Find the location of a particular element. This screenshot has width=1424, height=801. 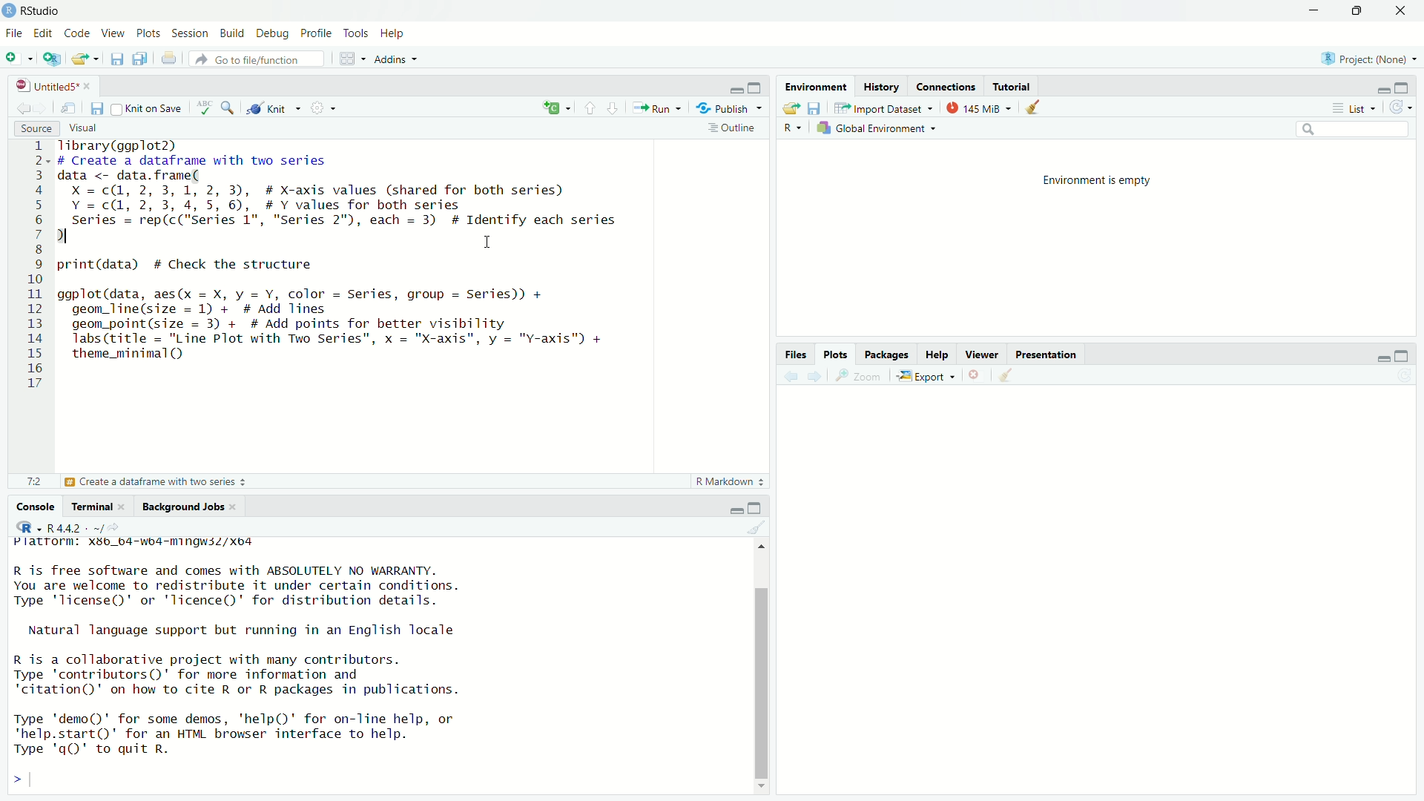

17:1 is located at coordinates (32, 481).